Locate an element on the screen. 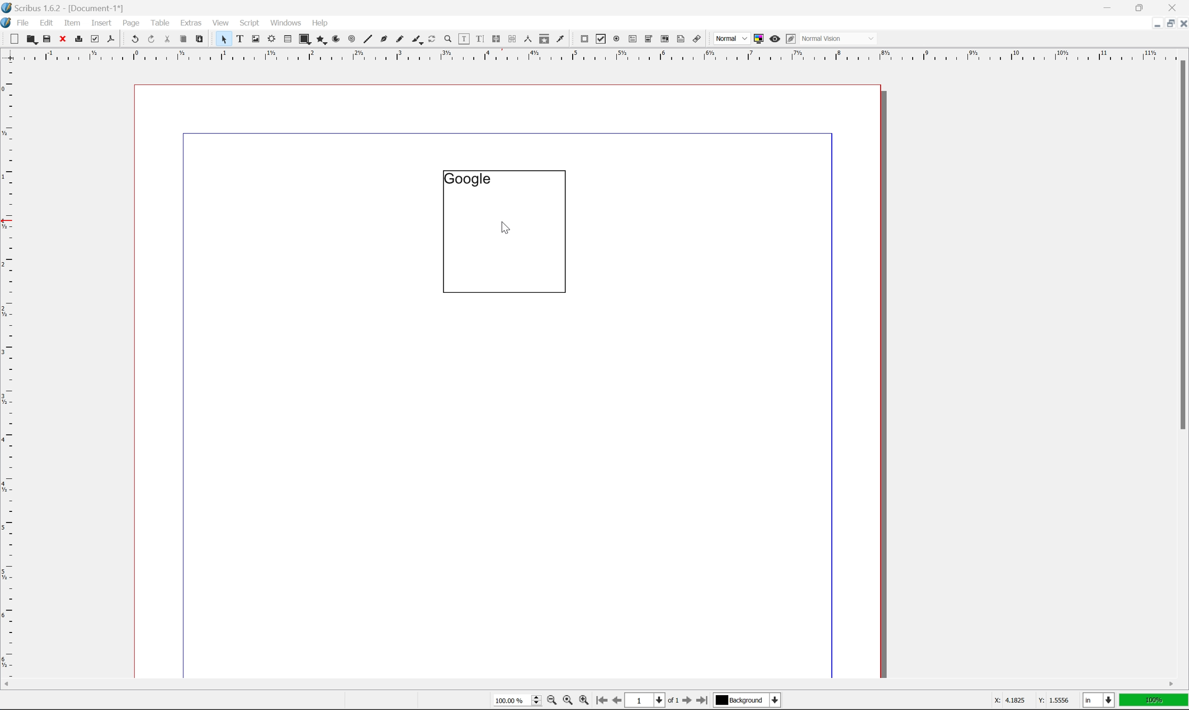 The height and width of the screenshot is (710, 1189). restore down is located at coordinates (1166, 23).